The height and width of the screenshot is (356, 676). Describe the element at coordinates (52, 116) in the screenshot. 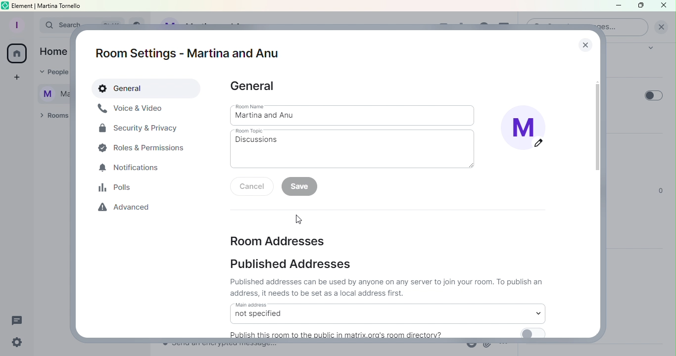

I see `Rooms` at that location.